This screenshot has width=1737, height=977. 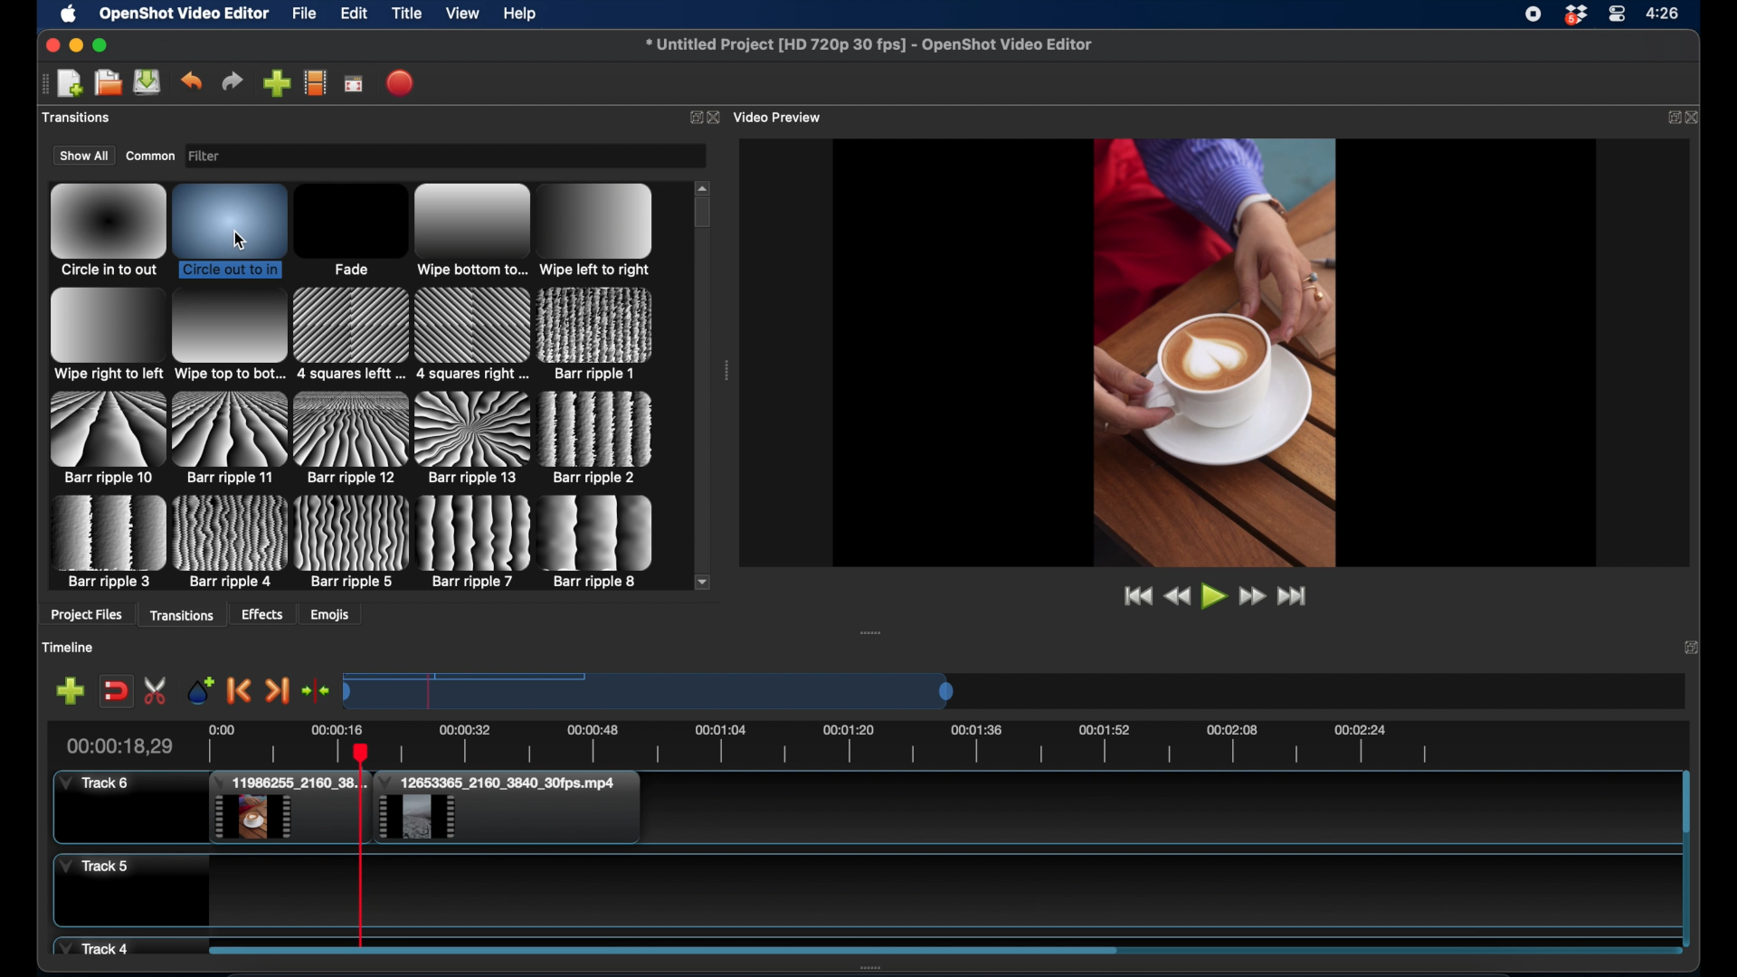 What do you see at coordinates (150, 155) in the screenshot?
I see `common` at bounding box center [150, 155].